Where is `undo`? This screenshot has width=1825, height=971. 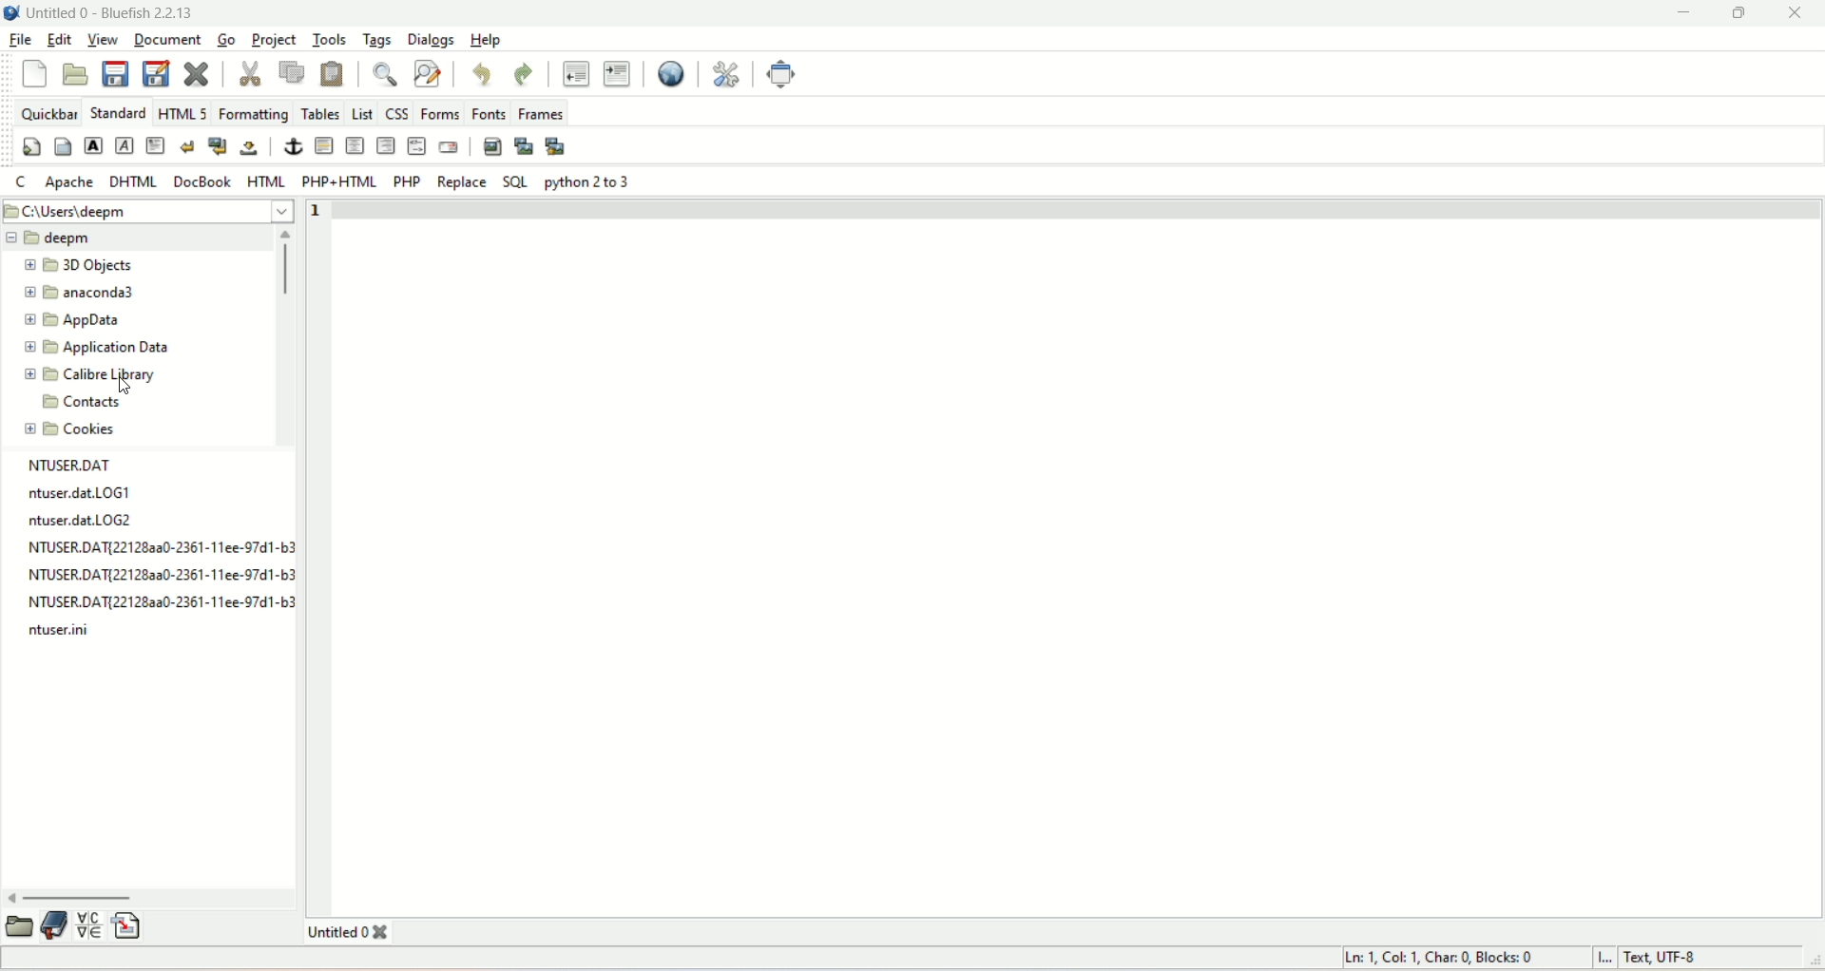 undo is located at coordinates (480, 76).